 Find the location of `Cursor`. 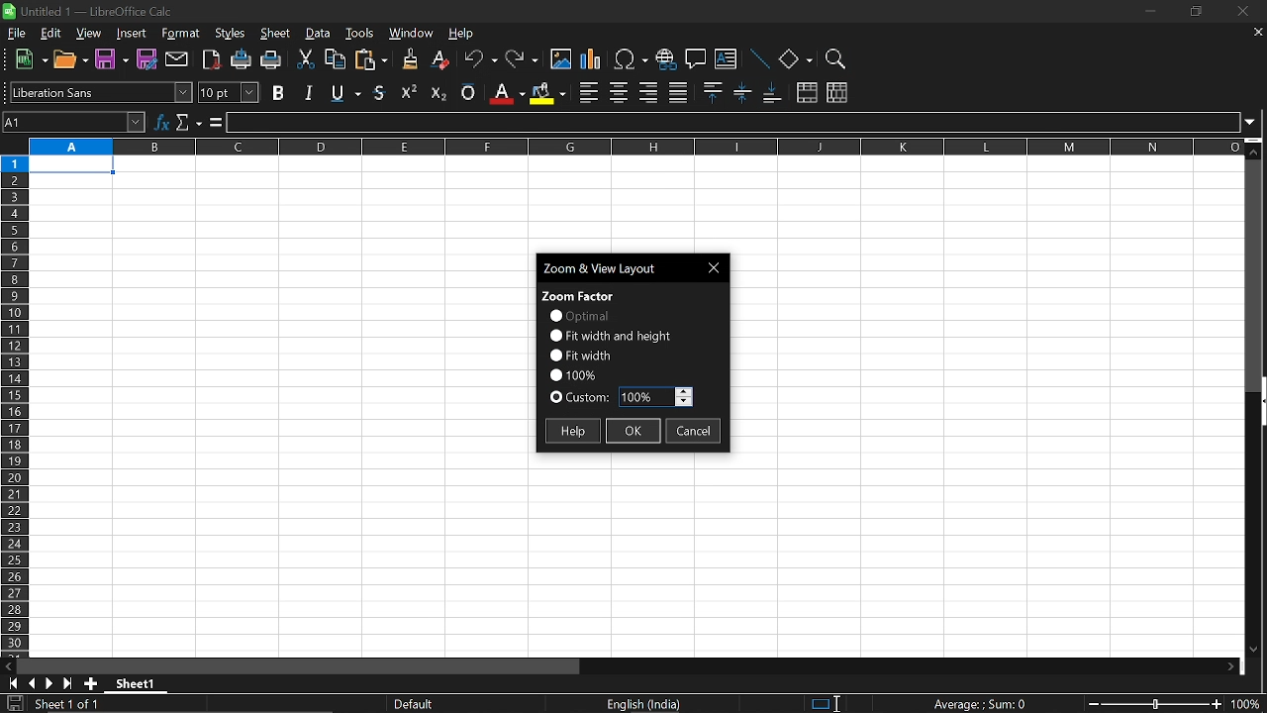

Cursor is located at coordinates (842, 701).